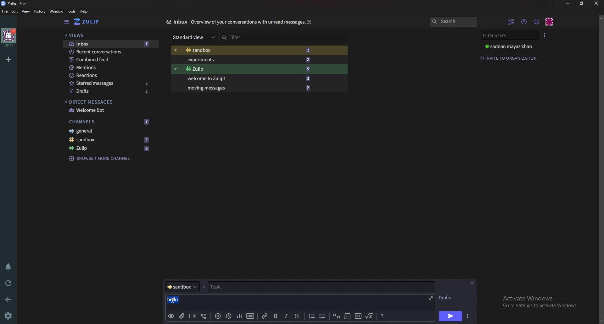 The height and width of the screenshot is (324, 604). I want to click on Window, so click(57, 11).